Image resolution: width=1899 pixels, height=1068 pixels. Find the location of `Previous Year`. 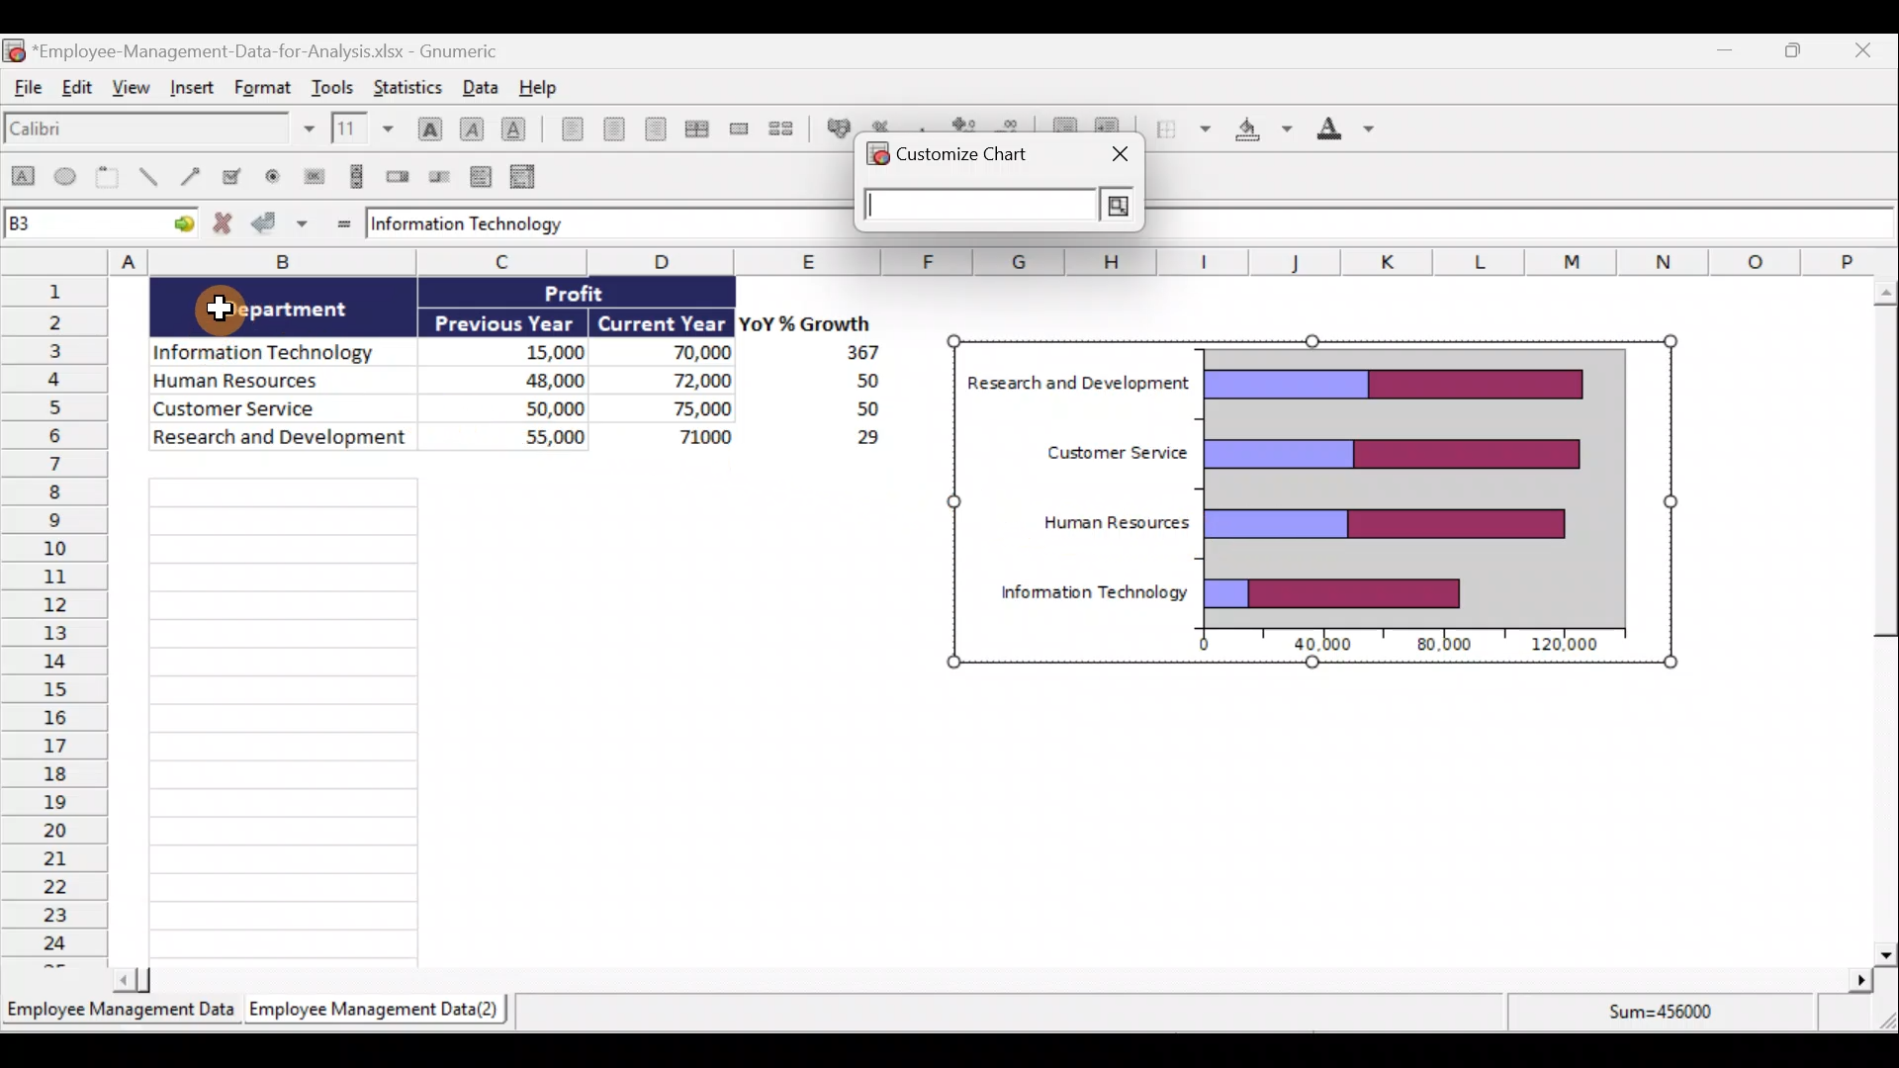

Previous Year is located at coordinates (506, 319).